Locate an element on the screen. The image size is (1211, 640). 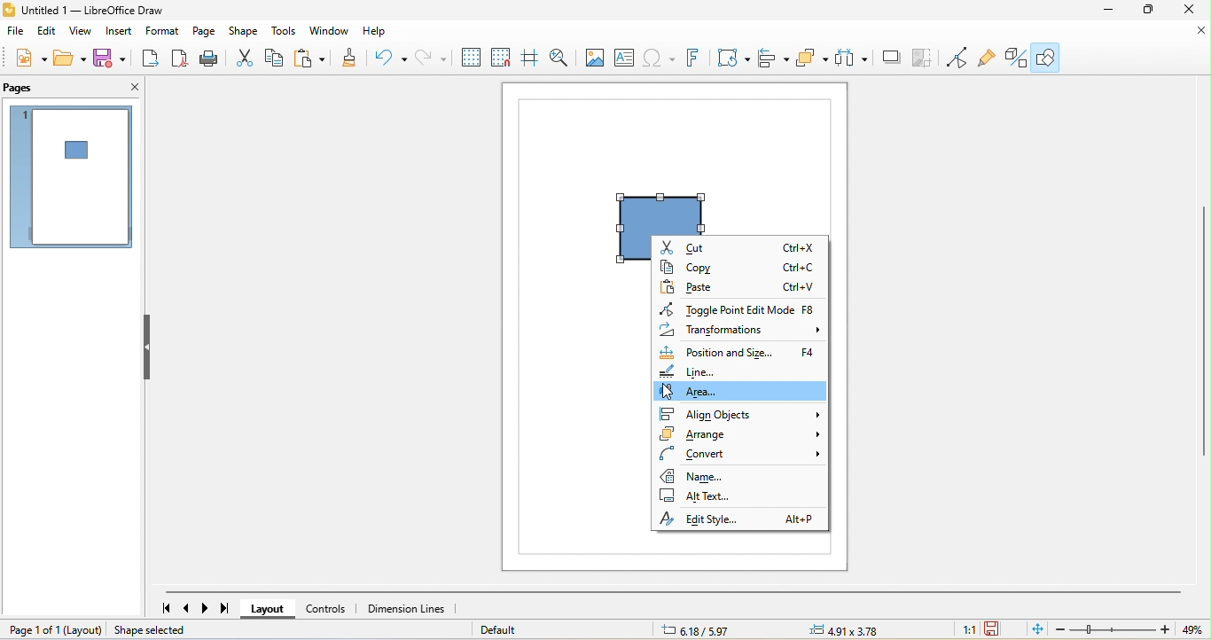
tools is located at coordinates (284, 33).